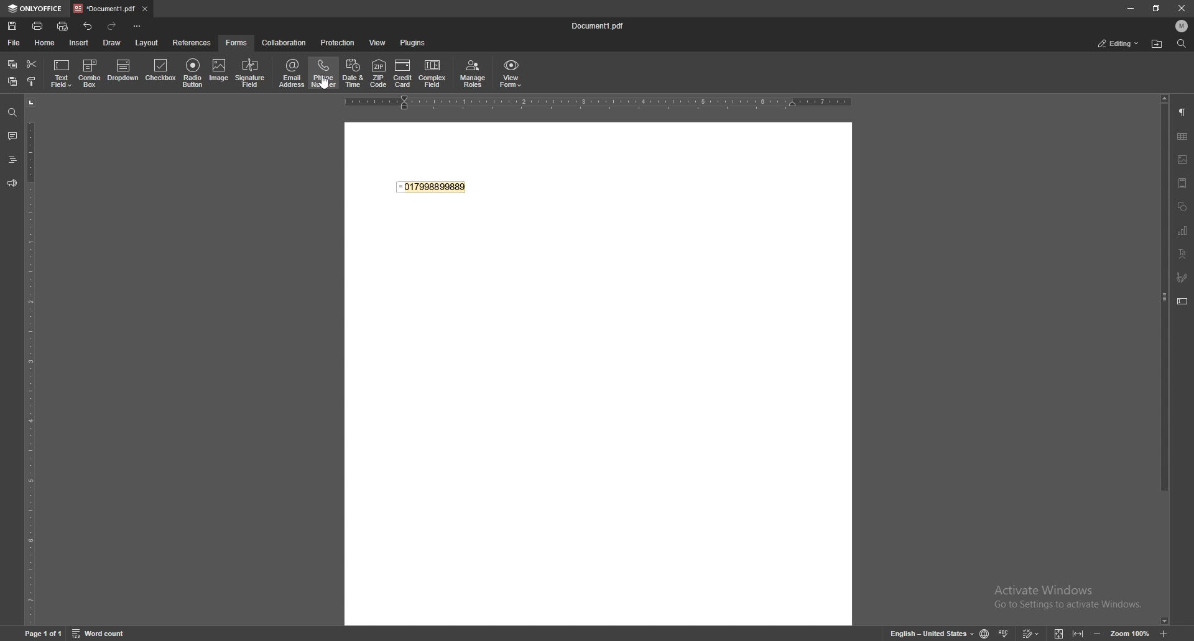  I want to click on resize, so click(1158, 9).